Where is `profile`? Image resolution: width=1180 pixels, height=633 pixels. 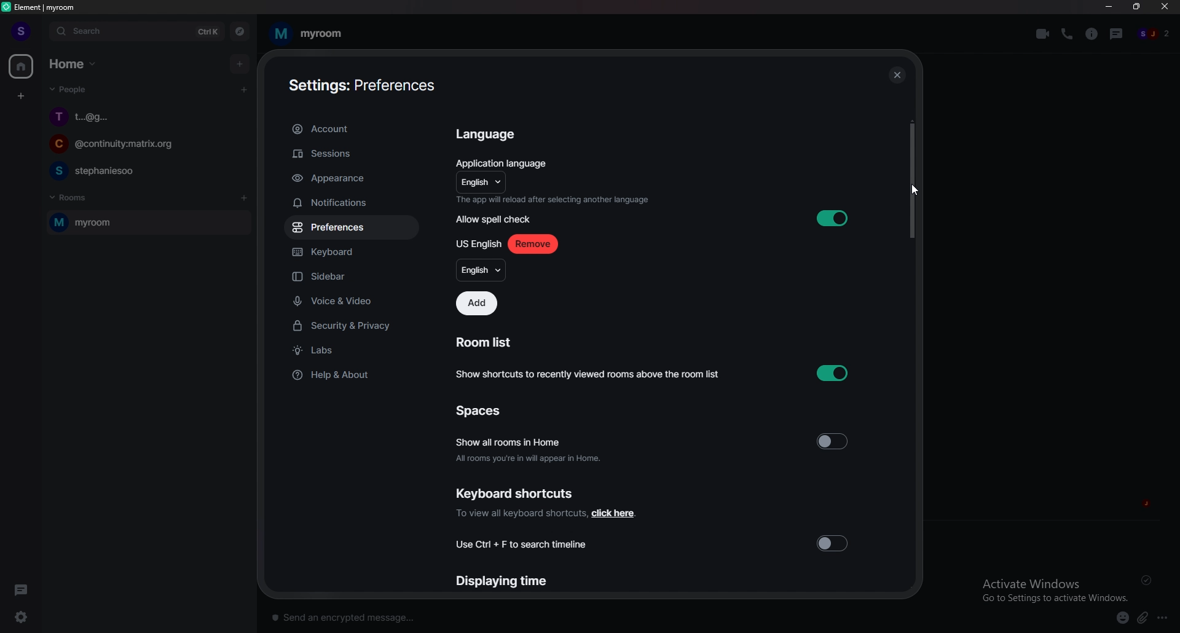 profile is located at coordinates (20, 31).